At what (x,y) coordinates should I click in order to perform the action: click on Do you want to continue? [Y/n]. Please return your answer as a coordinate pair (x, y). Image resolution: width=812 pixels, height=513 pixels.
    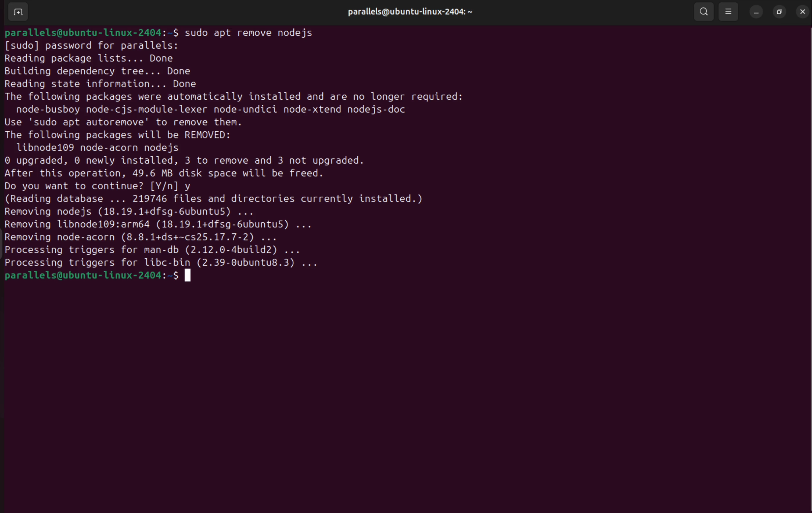
    Looking at the image, I should click on (92, 186).